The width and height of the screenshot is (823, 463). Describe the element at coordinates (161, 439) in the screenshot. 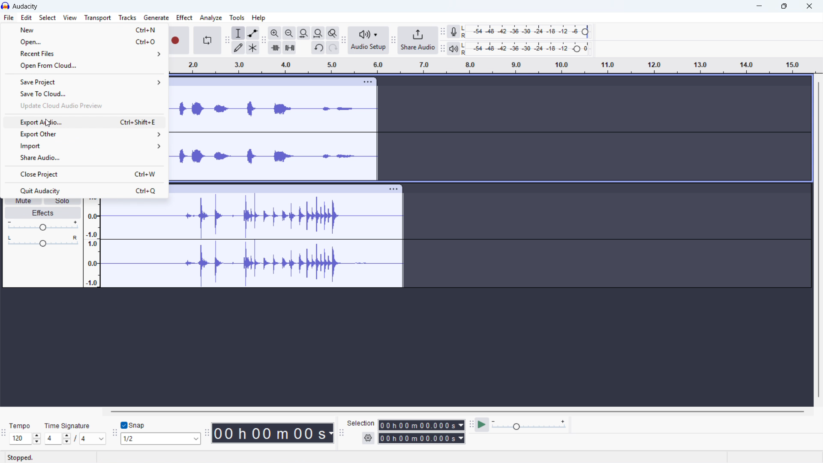

I see `Set snapping` at that location.